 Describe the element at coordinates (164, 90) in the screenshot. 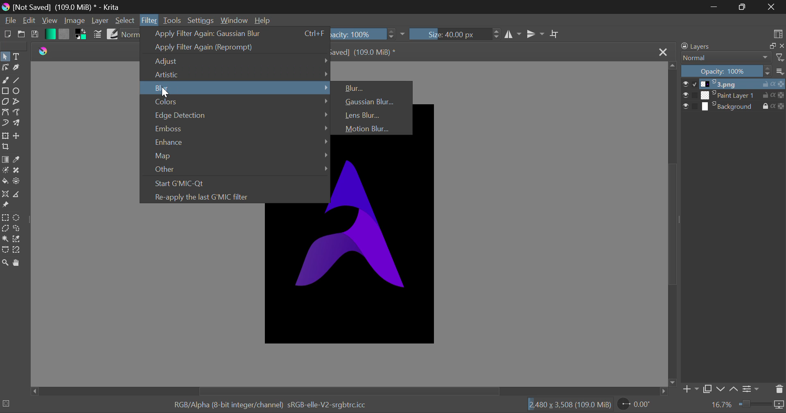

I see `Cursor Position` at that location.